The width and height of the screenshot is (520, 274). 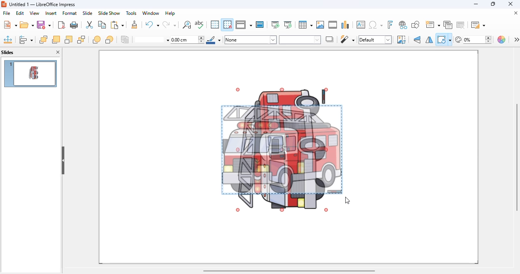 I want to click on vertically, so click(x=418, y=40).